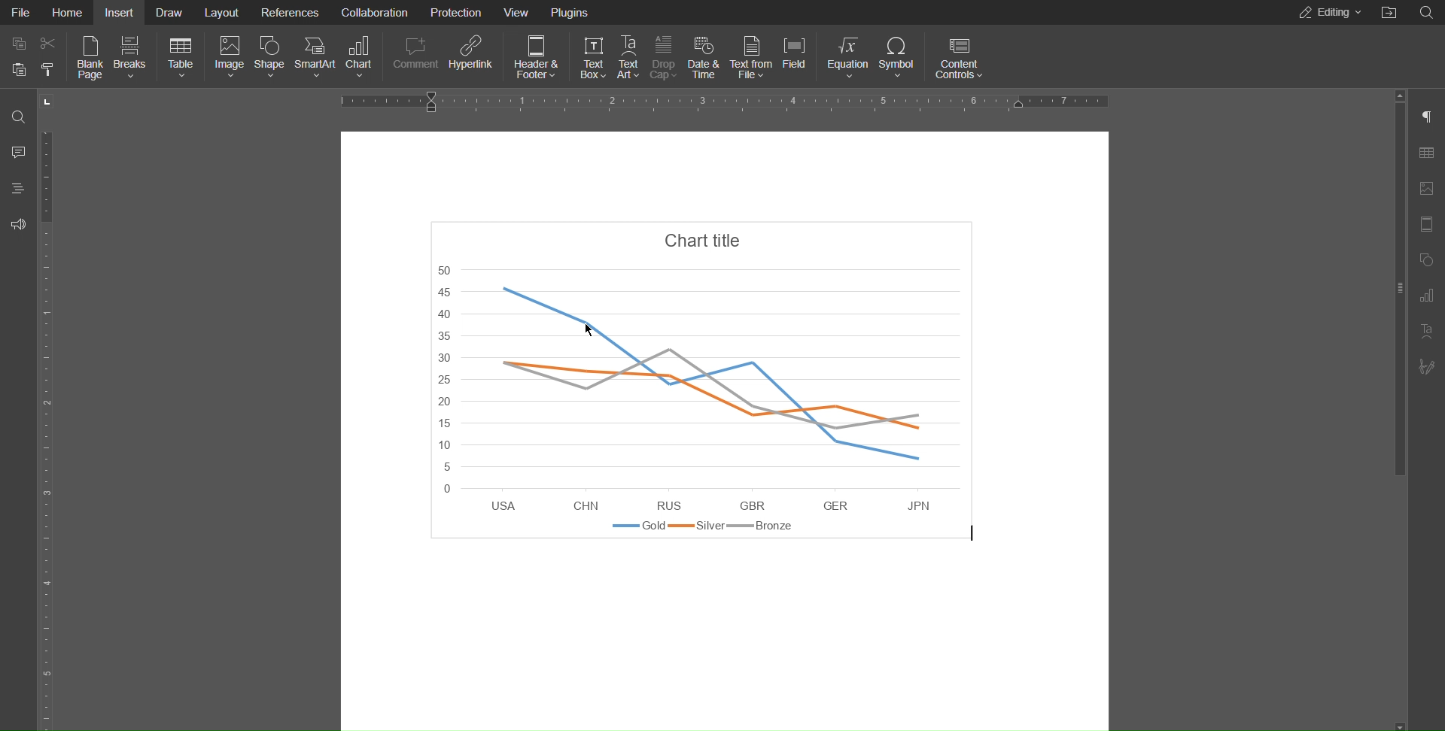 The height and width of the screenshot is (731, 1445). Describe the element at coordinates (361, 59) in the screenshot. I see `Chart` at that location.